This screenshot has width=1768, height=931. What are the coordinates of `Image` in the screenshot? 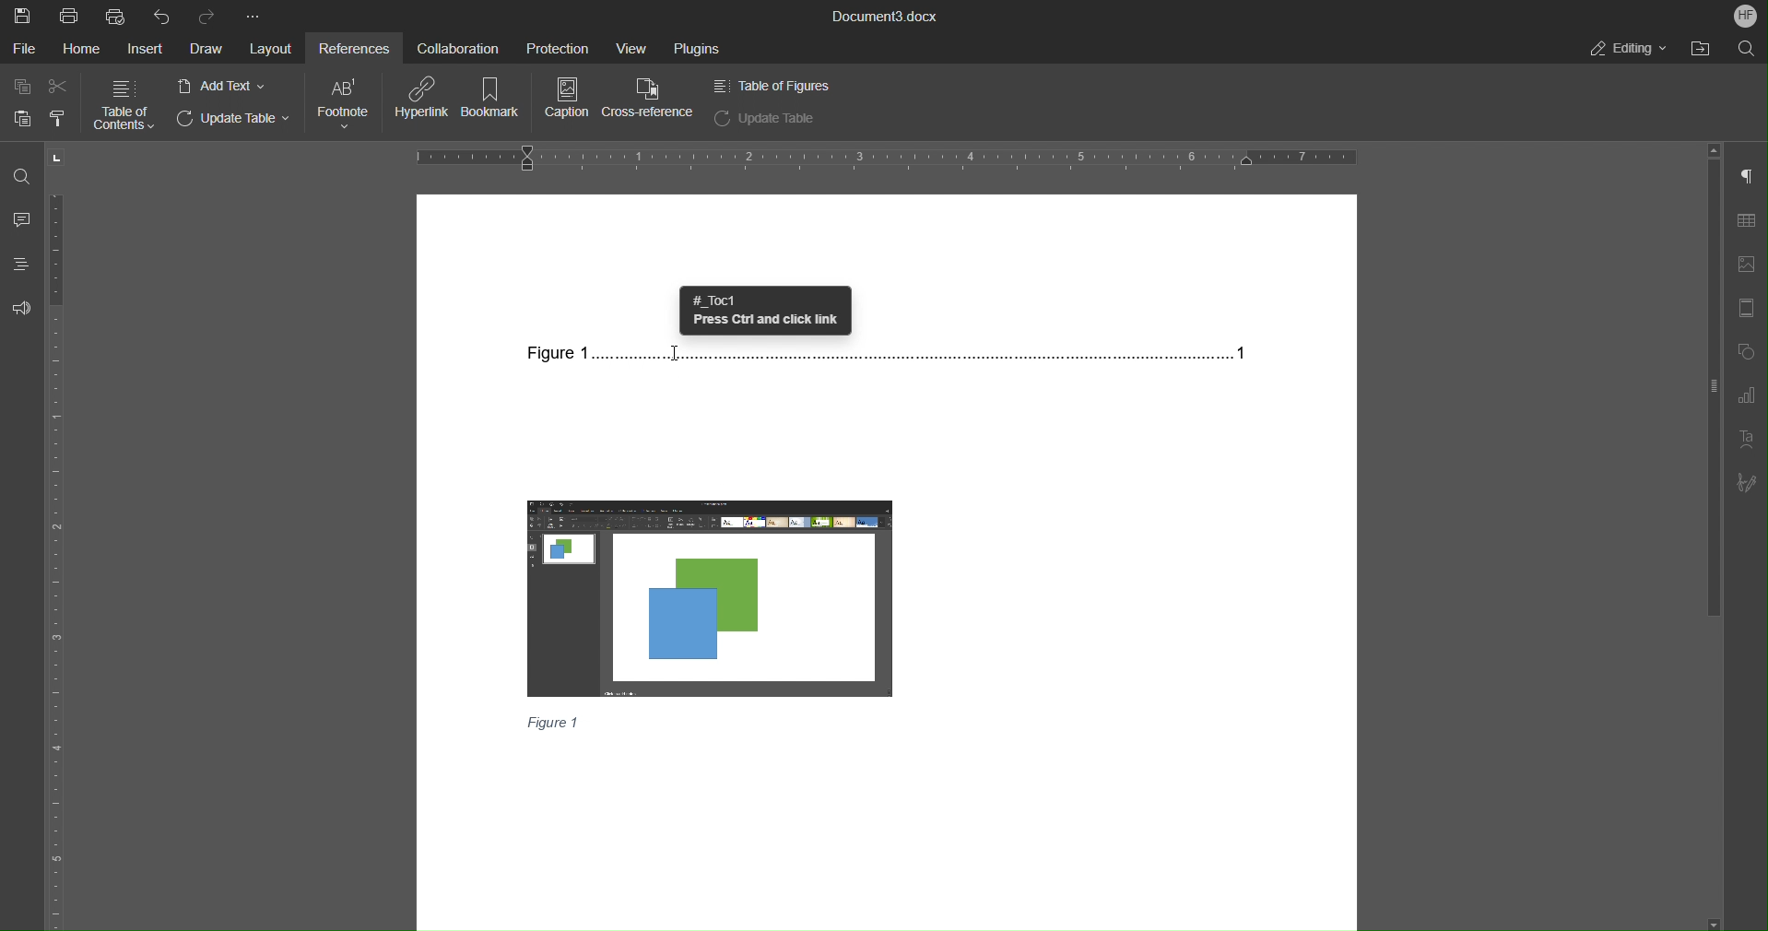 It's located at (713, 595).